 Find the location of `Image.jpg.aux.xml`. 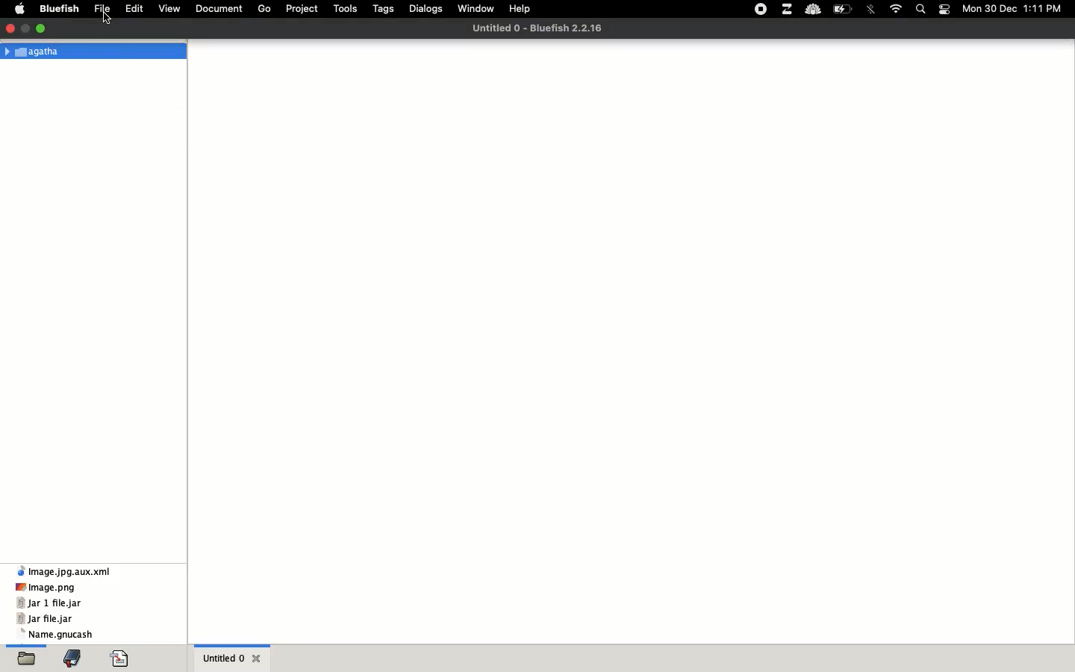

Image.jpg.aux.xml is located at coordinates (67, 571).